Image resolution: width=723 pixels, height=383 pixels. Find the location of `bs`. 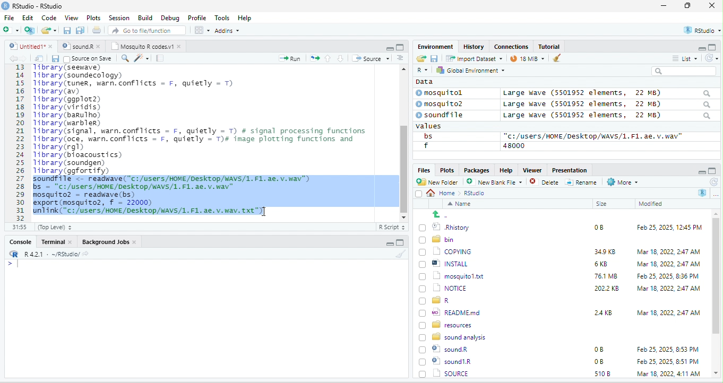

bs is located at coordinates (426, 136).